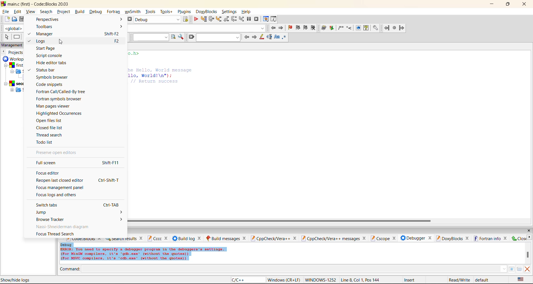 The height and width of the screenshot is (284, 533). I want to click on F2, so click(119, 42).